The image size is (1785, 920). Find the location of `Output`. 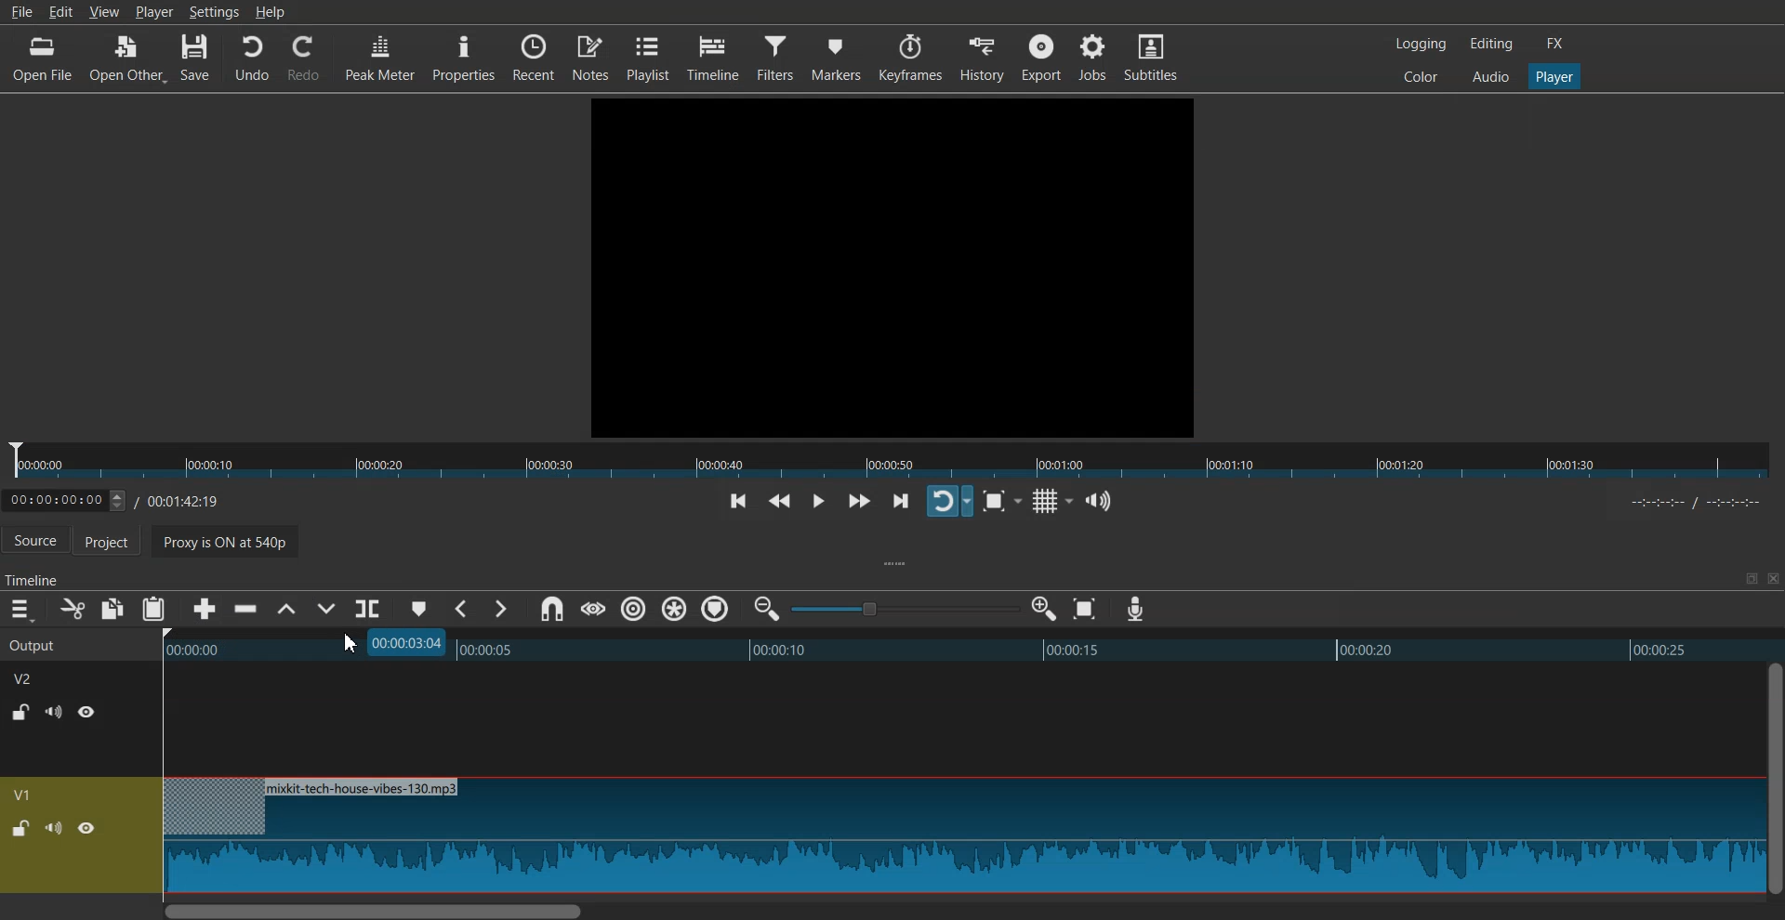

Output is located at coordinates (78, 643).